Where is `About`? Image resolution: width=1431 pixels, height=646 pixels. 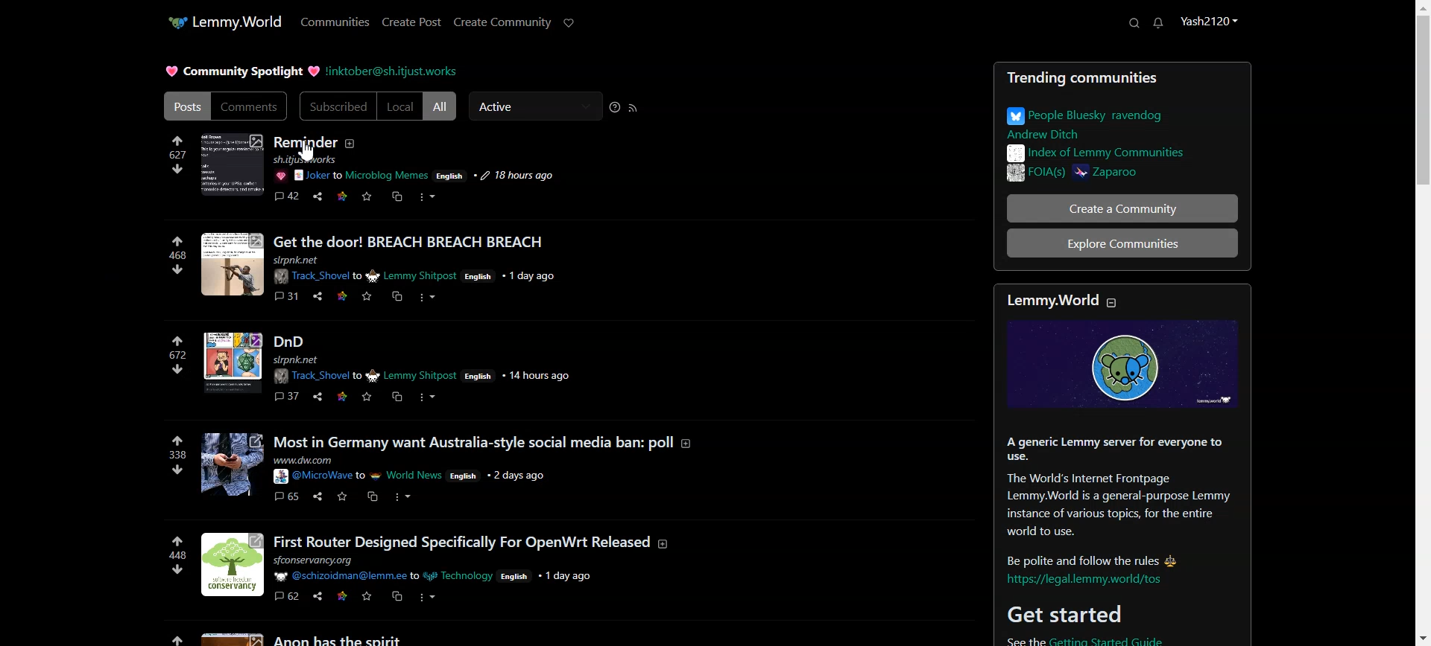 About is located at coordinates (350, 143).